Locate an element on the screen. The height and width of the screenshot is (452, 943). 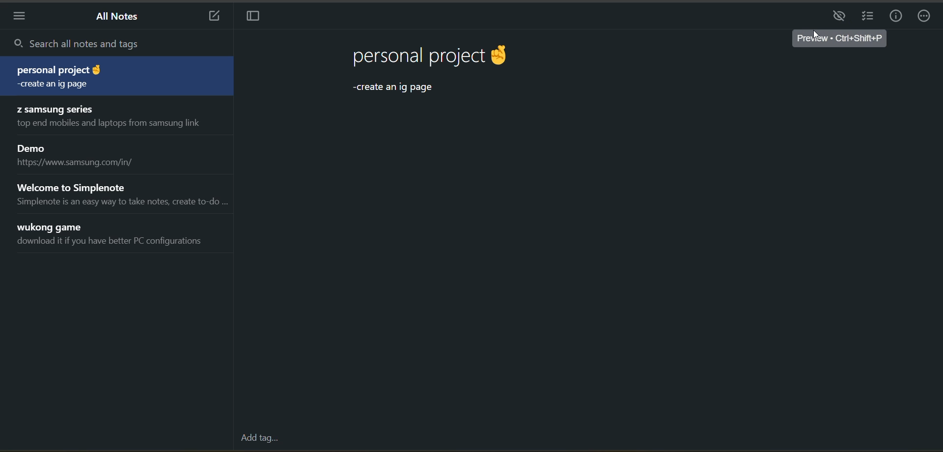
info is located at coordinates (897, 16).